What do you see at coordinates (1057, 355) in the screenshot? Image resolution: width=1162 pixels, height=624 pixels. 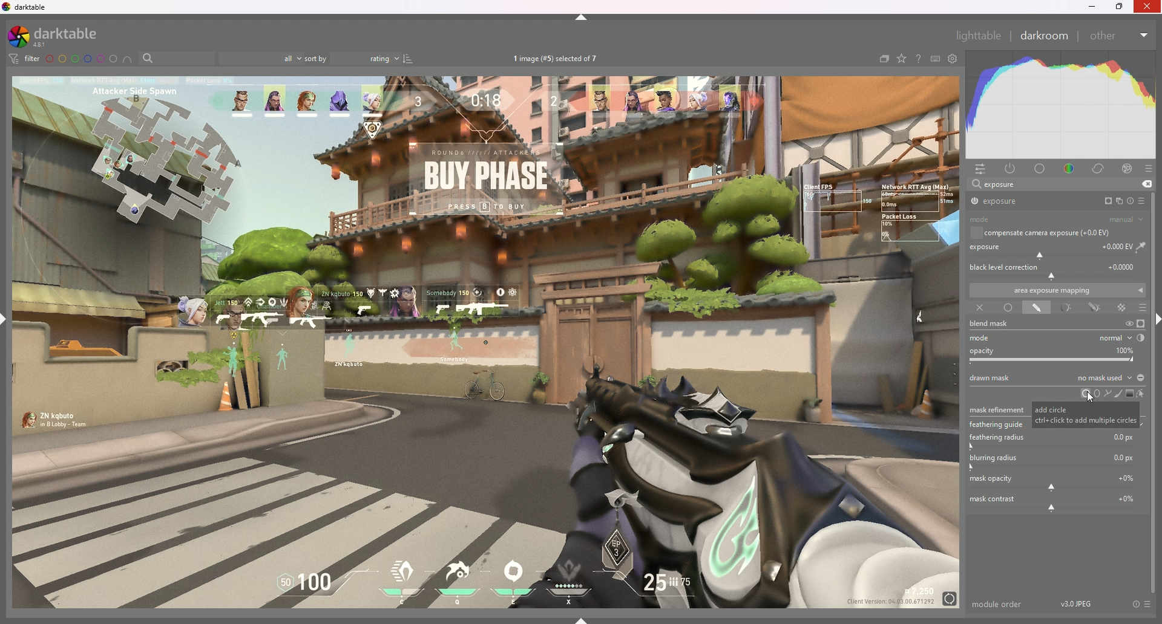 I see `opacity` at bounding box center [1057, 355].